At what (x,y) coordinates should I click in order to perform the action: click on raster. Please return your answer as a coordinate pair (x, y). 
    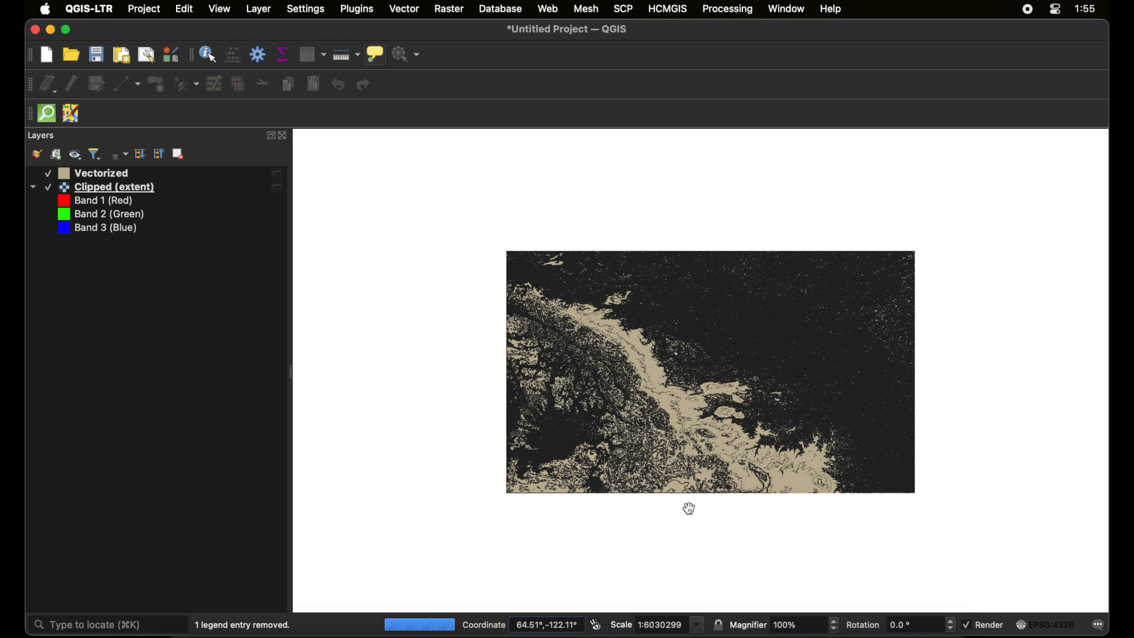
    Looking at the image, I should click on (449, 9).